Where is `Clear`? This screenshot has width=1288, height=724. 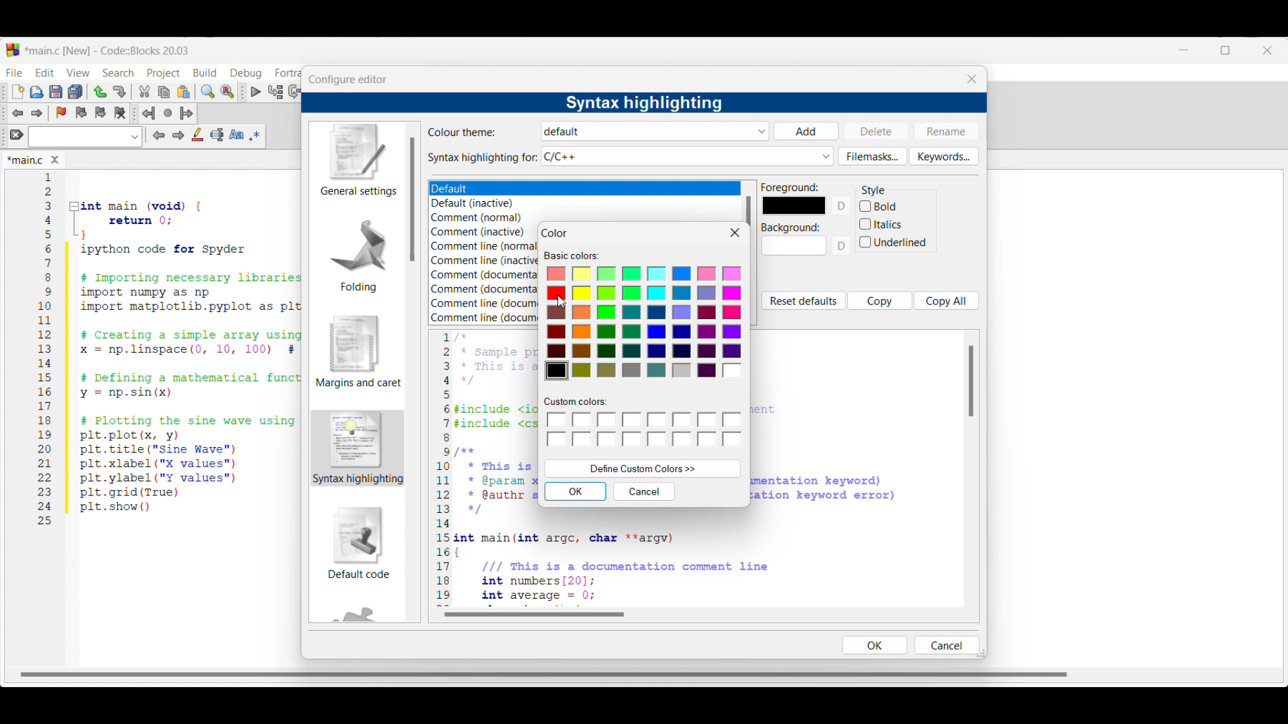
Clear is located at coordinates (17, 134).